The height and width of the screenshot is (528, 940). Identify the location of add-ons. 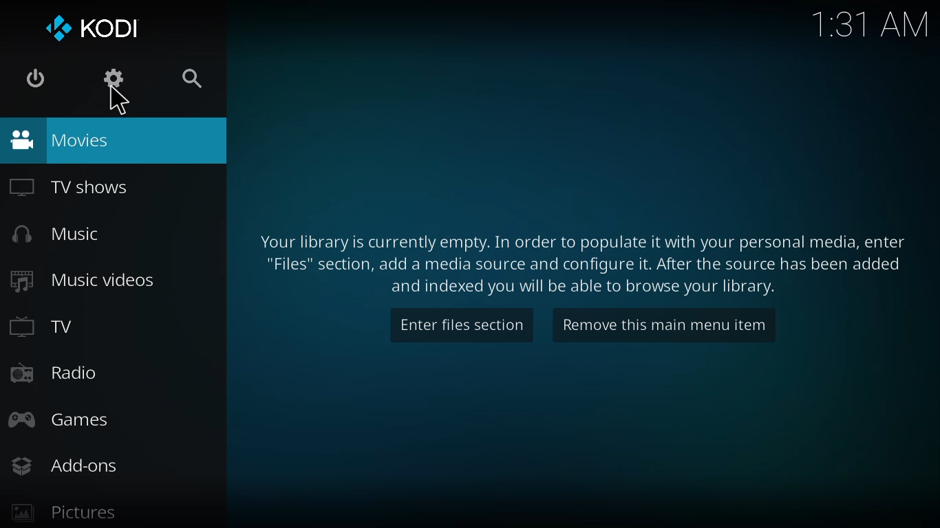
(67, 466).